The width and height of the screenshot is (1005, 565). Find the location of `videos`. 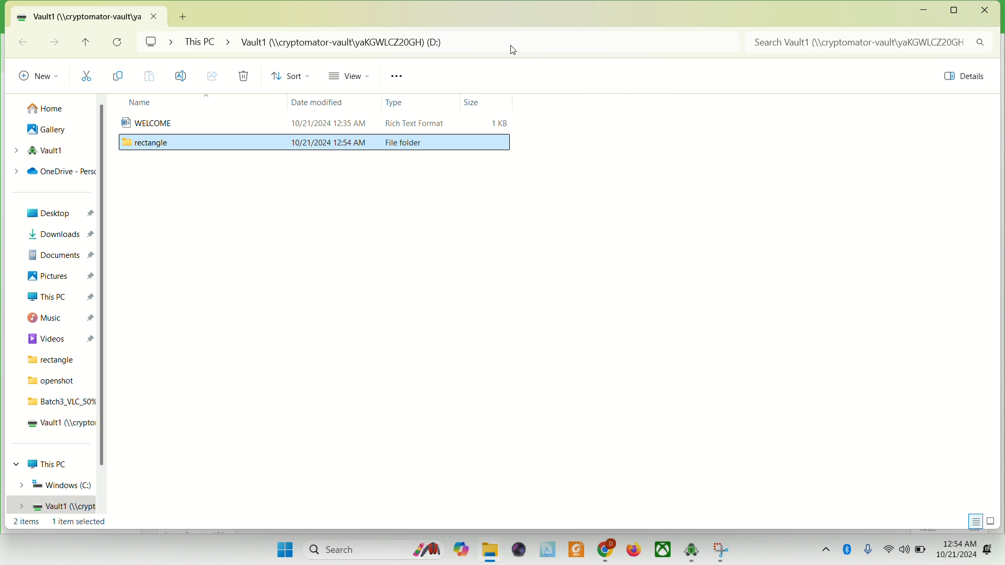

videos is located at coordinates (59, 337).